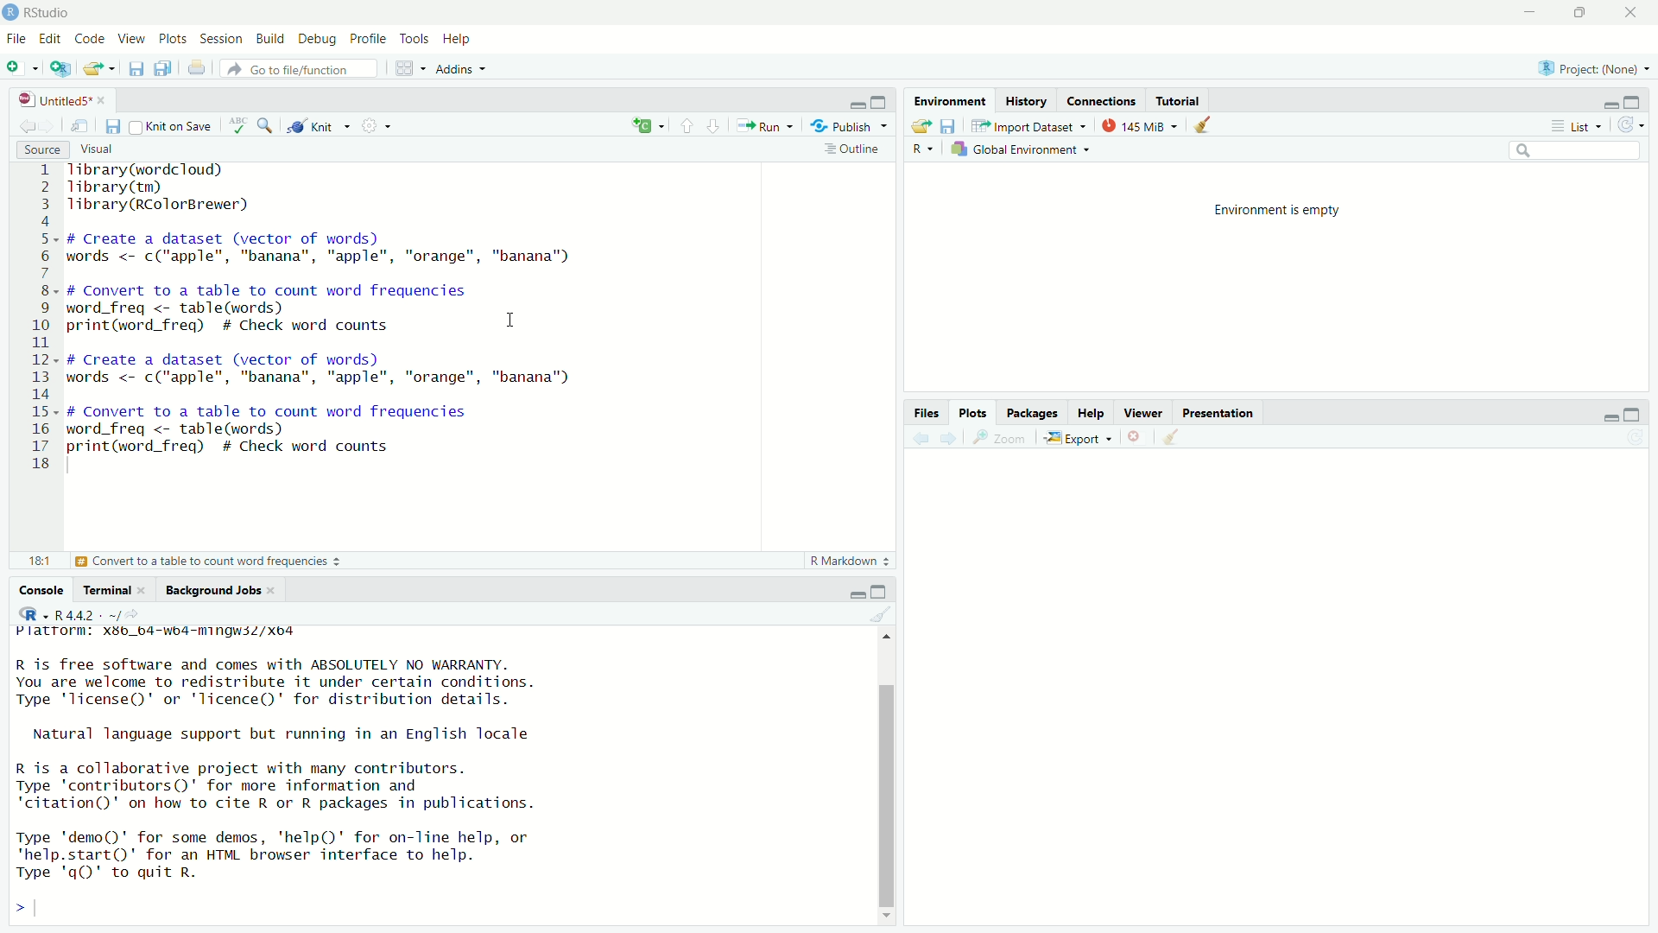  Describe the element at coordinates (1582, 14) in the screenshot. I see `Maximize` at that location.